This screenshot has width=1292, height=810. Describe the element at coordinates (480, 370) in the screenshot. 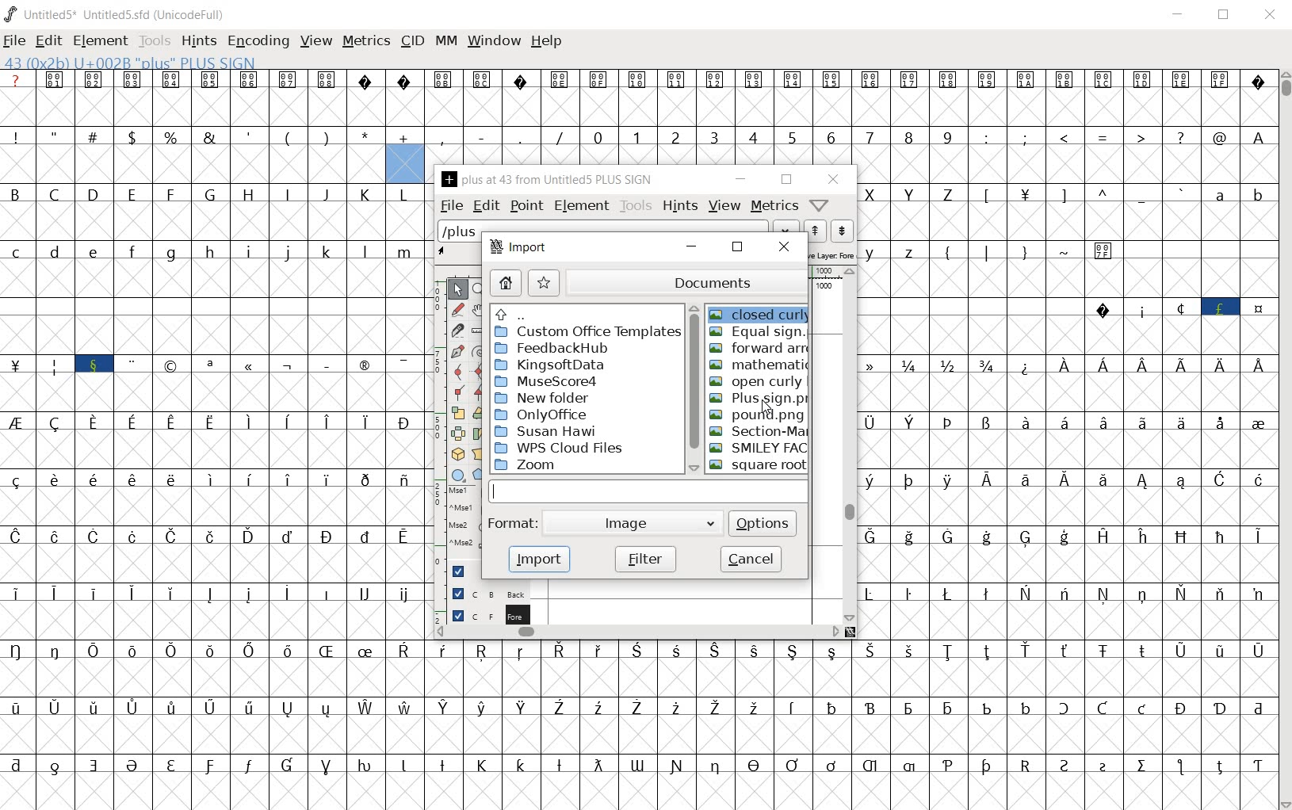

I see `add a curve point always either horizontal or vertical` at that location.